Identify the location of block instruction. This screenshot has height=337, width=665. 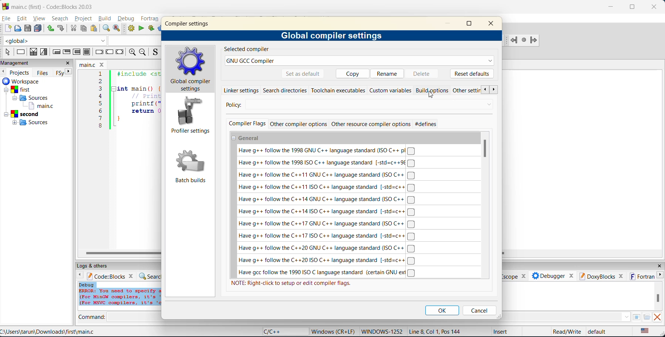
(87, 52).